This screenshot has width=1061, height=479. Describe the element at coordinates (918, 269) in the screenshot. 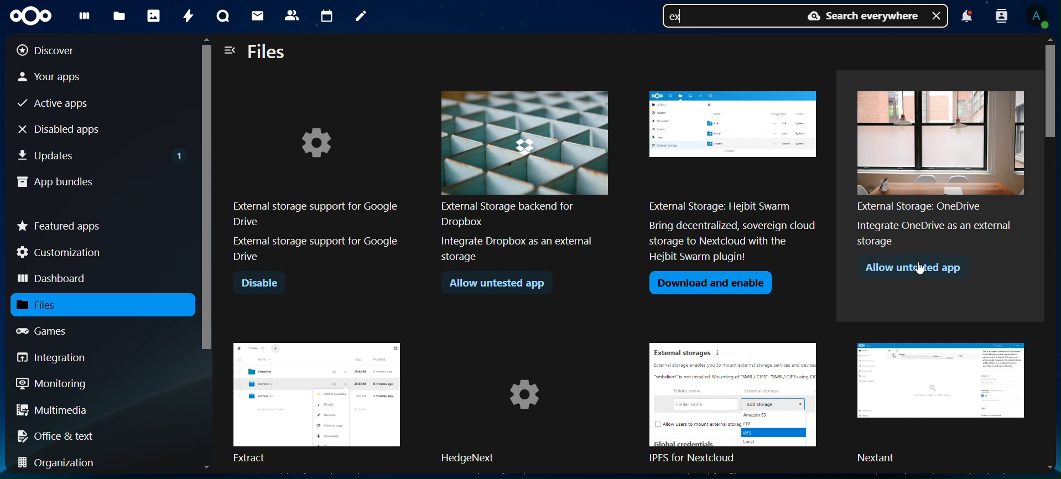

I see `allow untested app` at that location.